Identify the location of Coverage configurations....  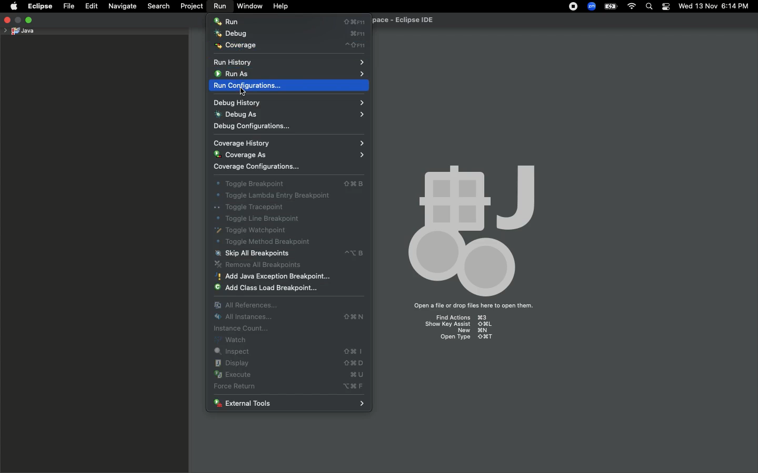
(256, 167).